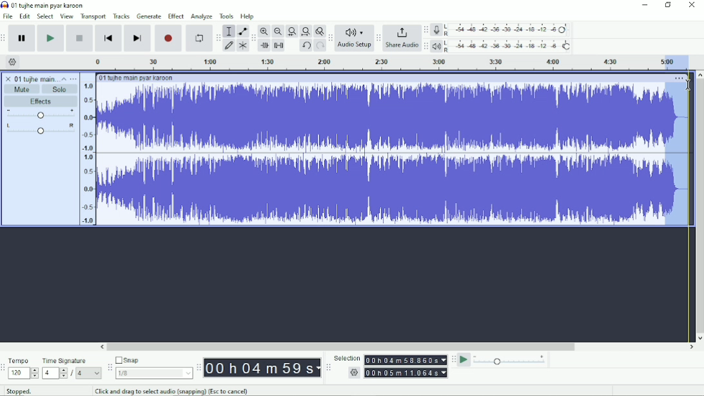 Image resolution: width=704 pixels, height=396 pixels. I want to click on Time signature, so click(72, 361).